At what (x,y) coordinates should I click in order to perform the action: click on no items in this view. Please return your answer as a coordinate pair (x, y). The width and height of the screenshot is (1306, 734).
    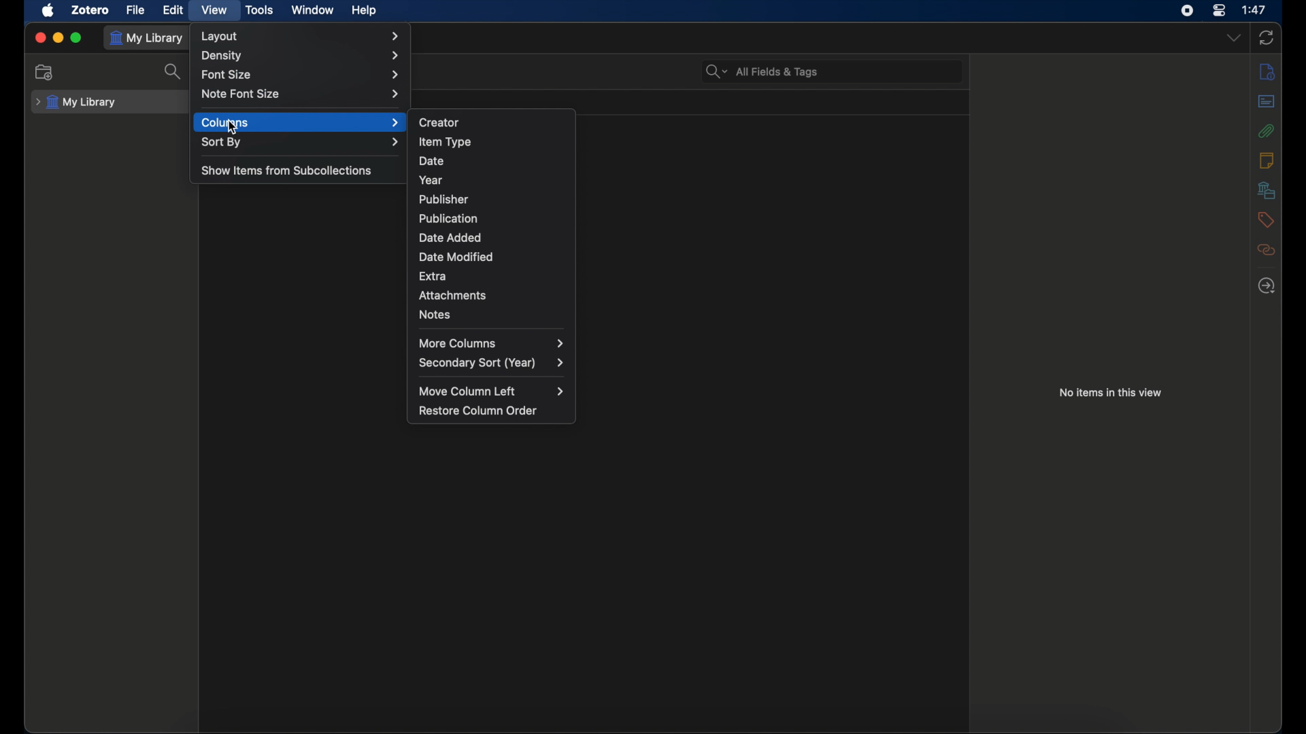
    Looking at the image, I should click on (1111, 393).